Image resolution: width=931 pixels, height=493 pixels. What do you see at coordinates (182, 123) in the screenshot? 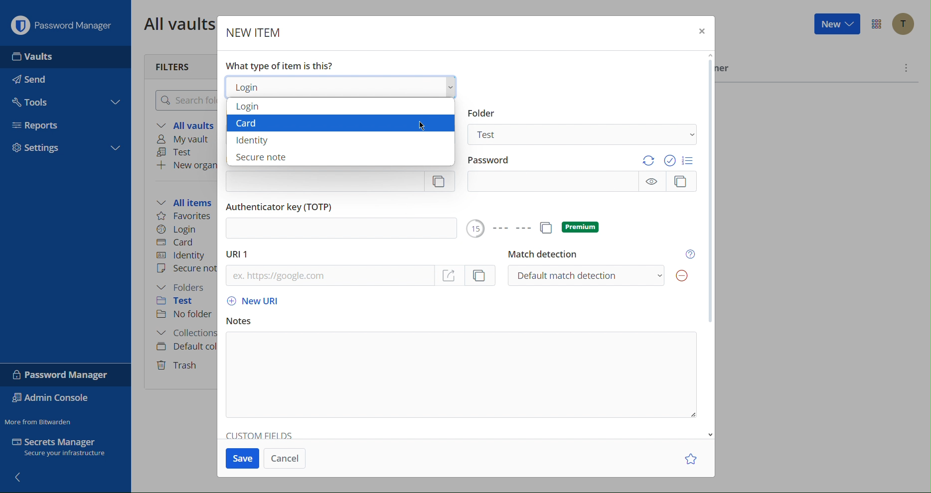
I see `All vaults` at bounding box center [182, 123].